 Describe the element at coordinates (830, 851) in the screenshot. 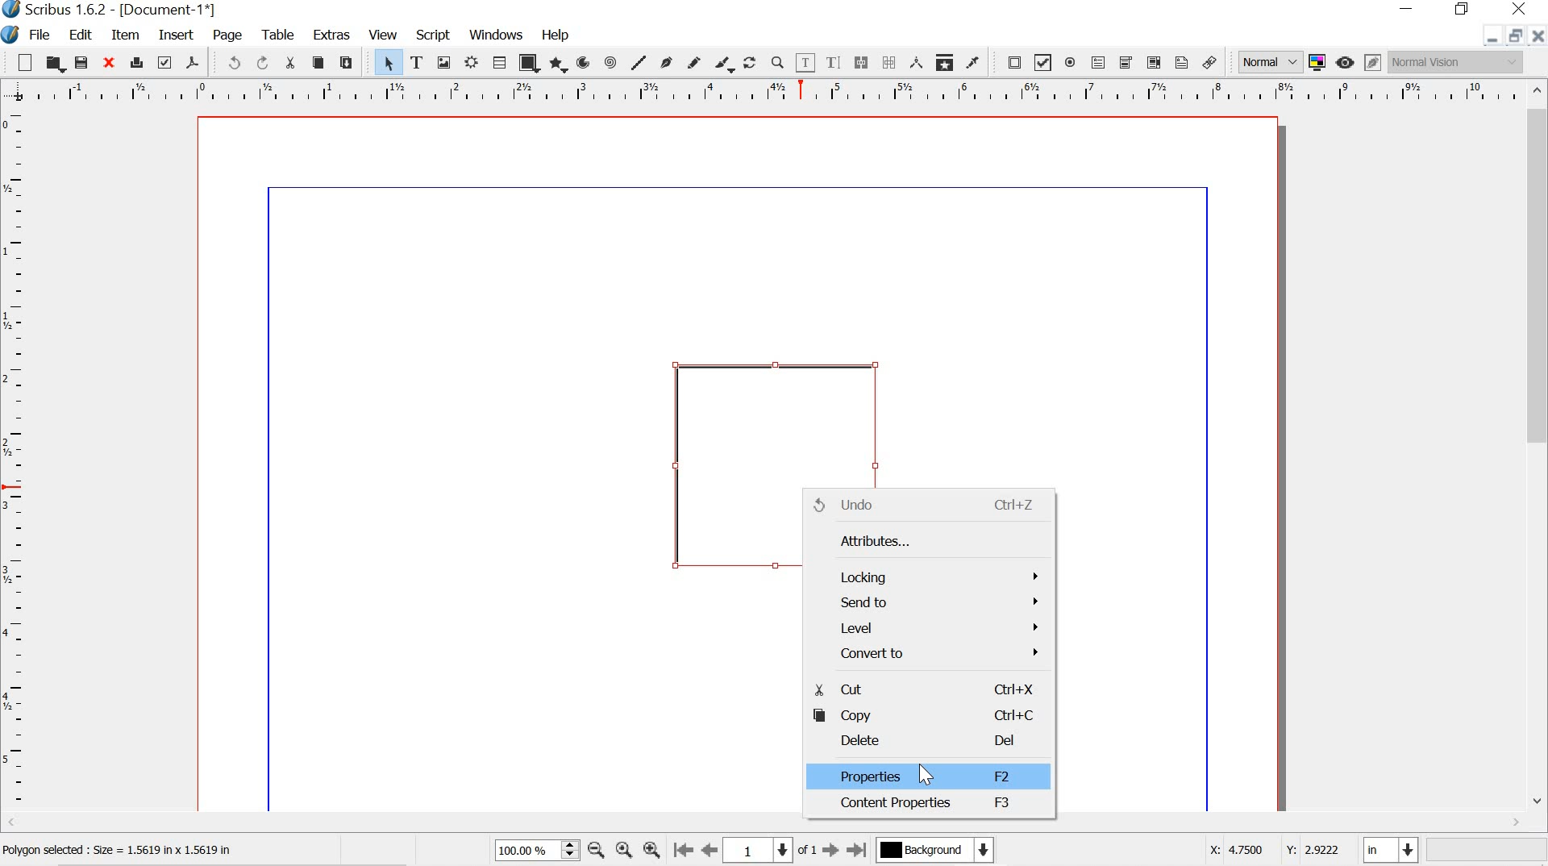

I see `go to next page` at that location.